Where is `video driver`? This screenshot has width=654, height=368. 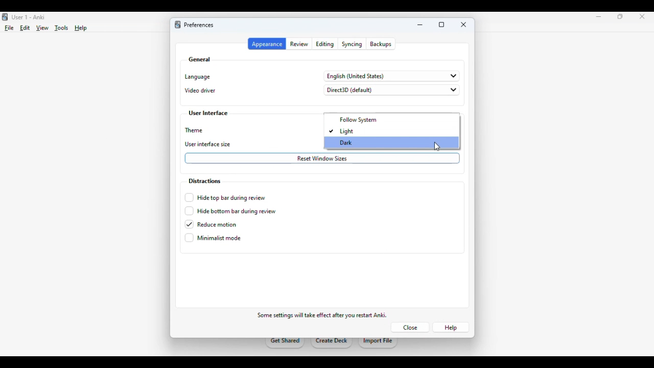 video driver is located at coordinates (200, 90).